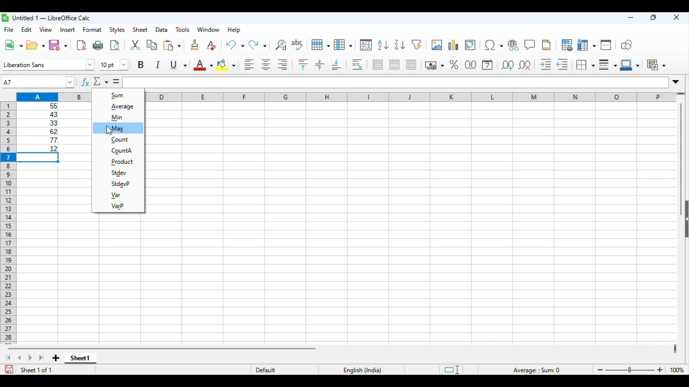  Describe the element at coordinates (493, 44) in the screenshot. I see `insert special characters` at that location.